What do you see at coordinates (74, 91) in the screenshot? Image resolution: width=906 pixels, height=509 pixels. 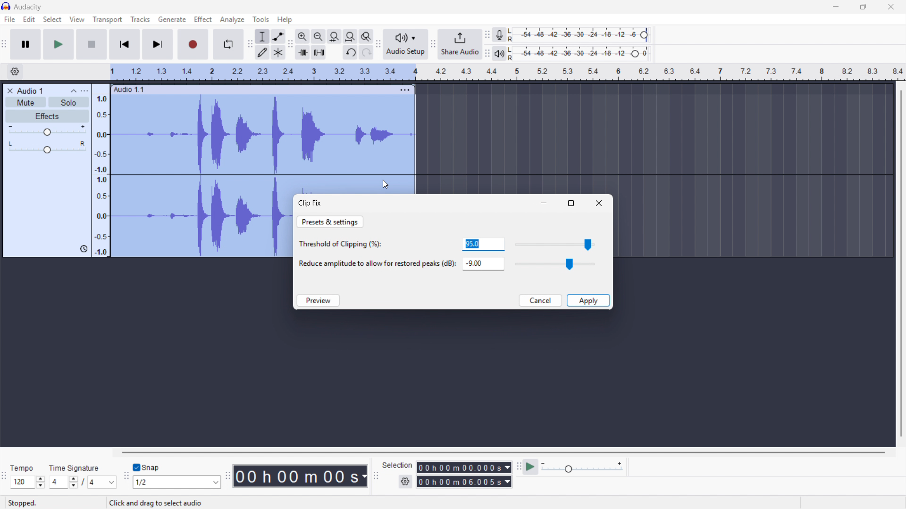 I see `Collapse ` at bounding box center [74, 91].